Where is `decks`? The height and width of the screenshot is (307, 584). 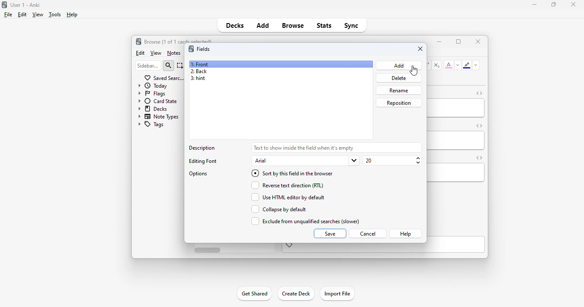 decks is located at coordinates (235, 25).